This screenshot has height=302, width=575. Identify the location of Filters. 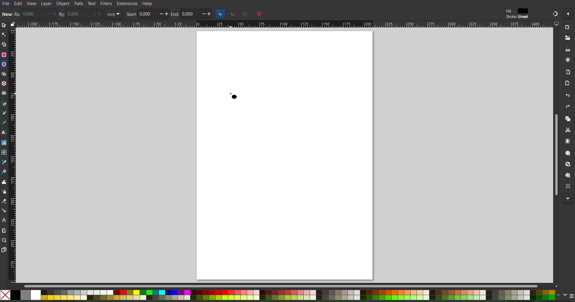
(106, 4).